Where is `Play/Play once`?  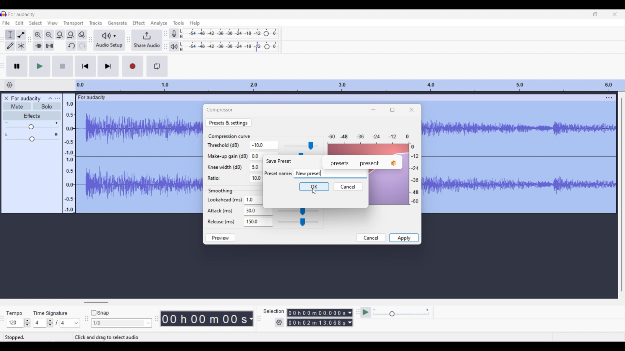
Play/Play once is located at coordinates (40, 66).